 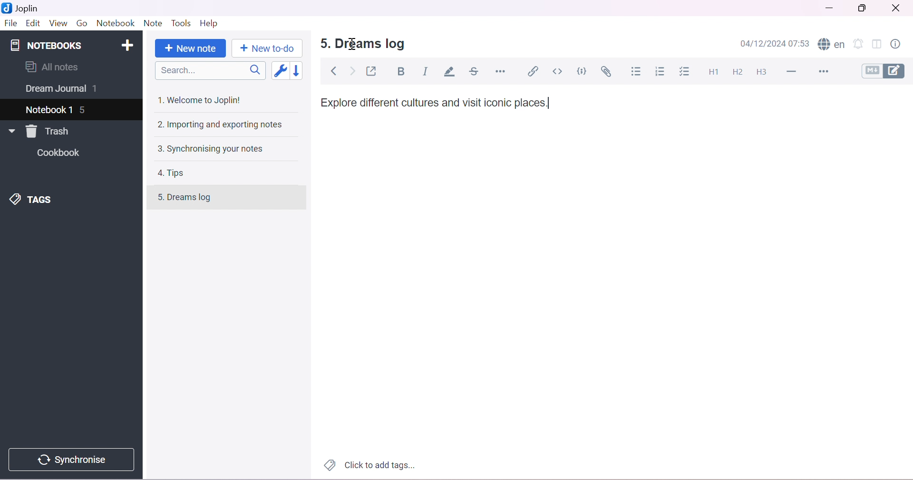 What do you see at coordinates (500, 71) in the screenshot?
I see `Horizontal rule` at bounding box center [500, 71].